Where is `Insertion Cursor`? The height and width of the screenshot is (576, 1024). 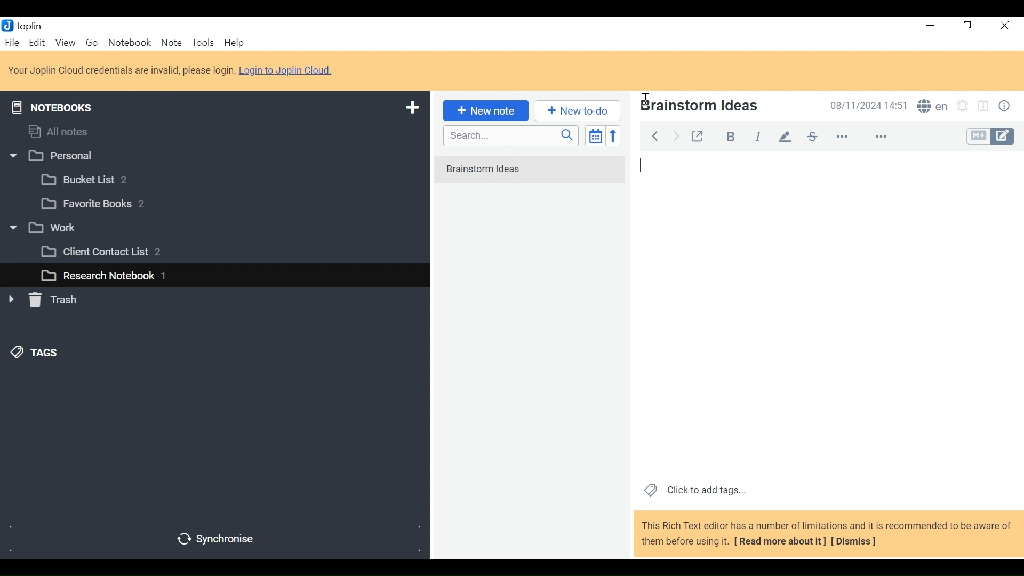
Insertion Cursor is located at coordinates (645, 95).